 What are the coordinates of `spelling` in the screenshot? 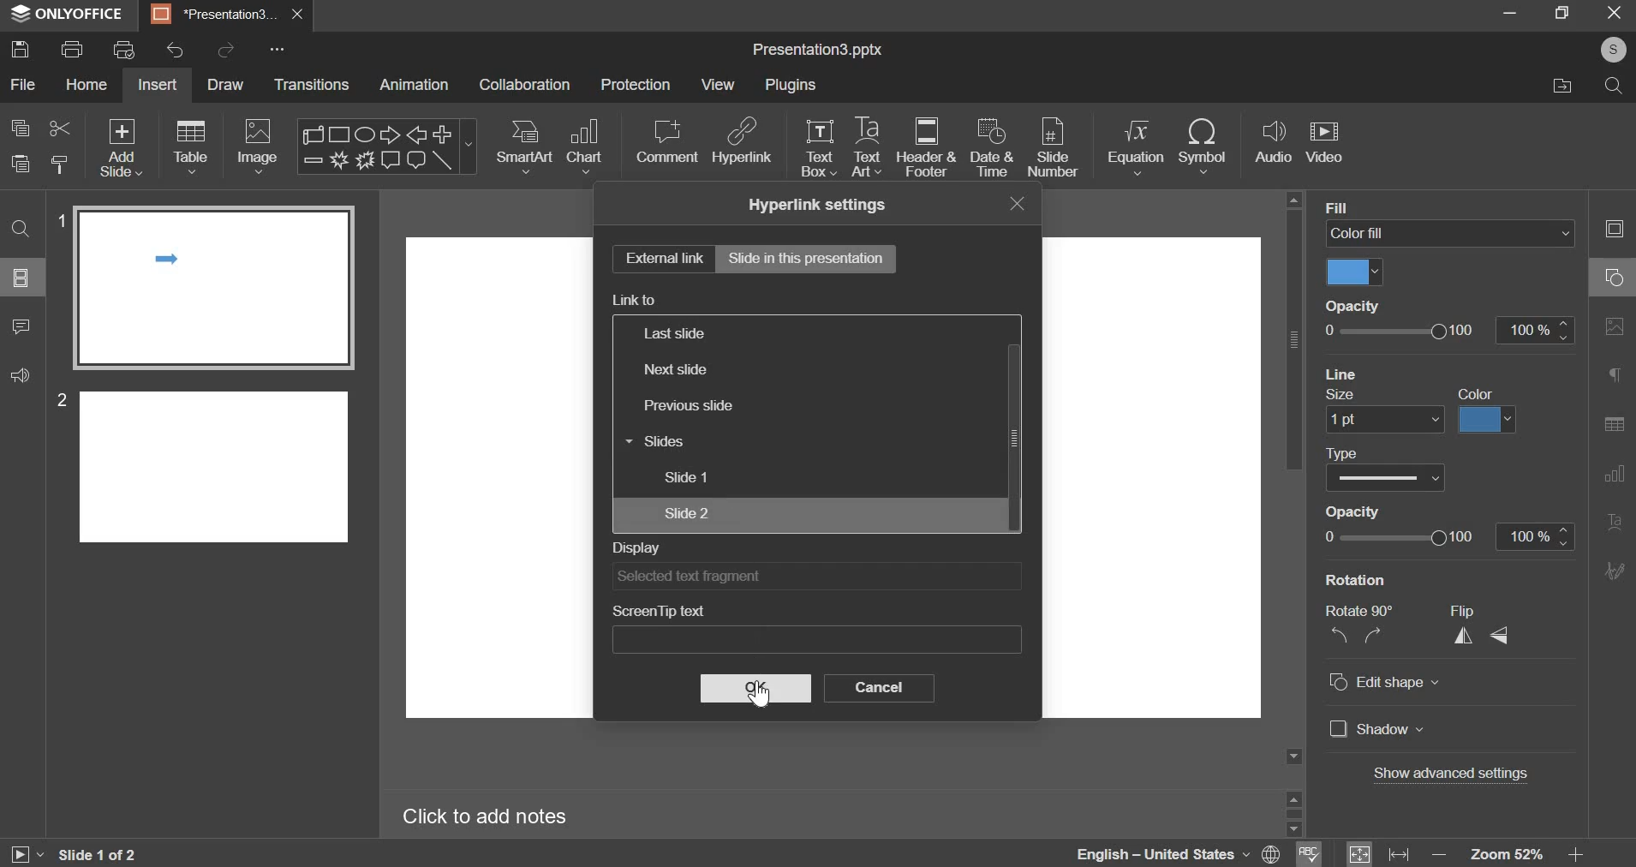 It's located at (1309, 852).